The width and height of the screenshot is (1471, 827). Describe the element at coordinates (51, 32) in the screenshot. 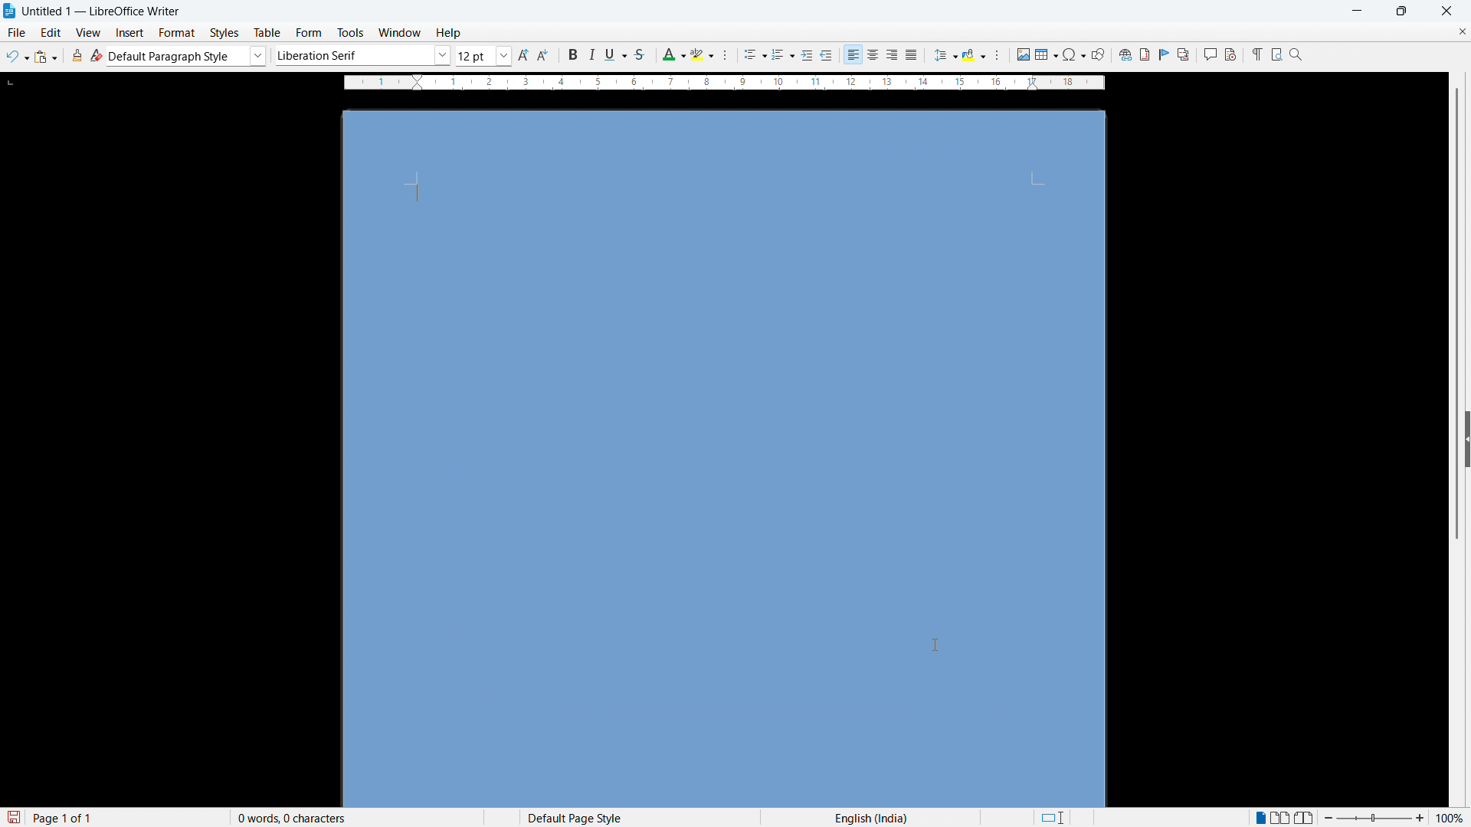

I see `Edit ` at that location.